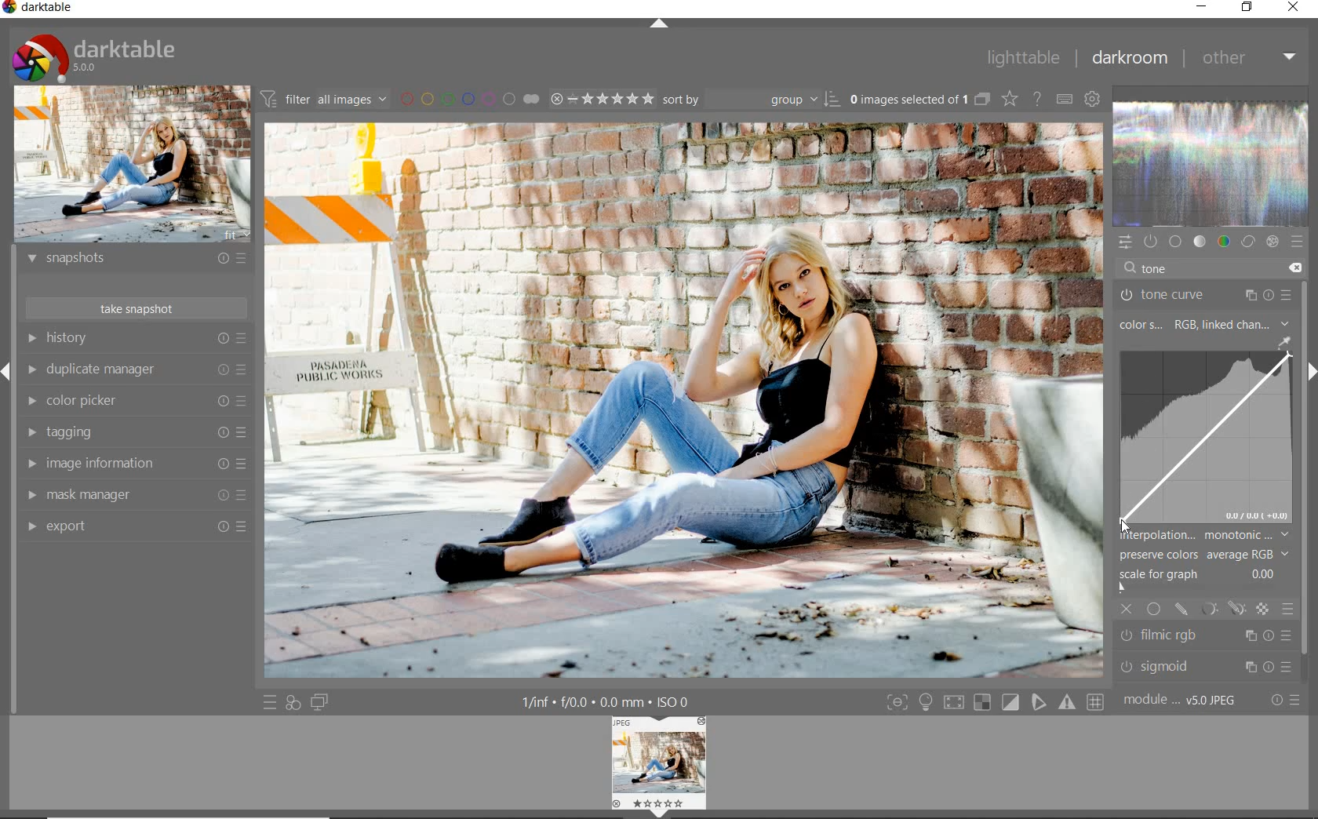  What do you see at coordinates (1021, 60) in the screenshot?
I see `lighttable` at bounding box center [1021, 60].